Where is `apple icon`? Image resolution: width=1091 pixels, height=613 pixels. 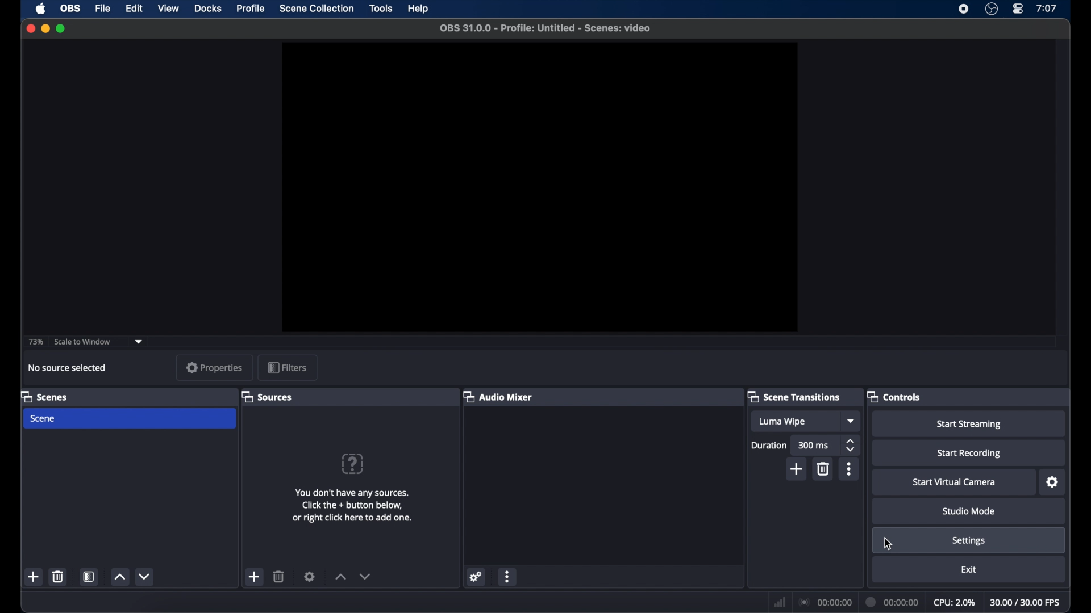
apple icon is located at coordinates (40, 9).